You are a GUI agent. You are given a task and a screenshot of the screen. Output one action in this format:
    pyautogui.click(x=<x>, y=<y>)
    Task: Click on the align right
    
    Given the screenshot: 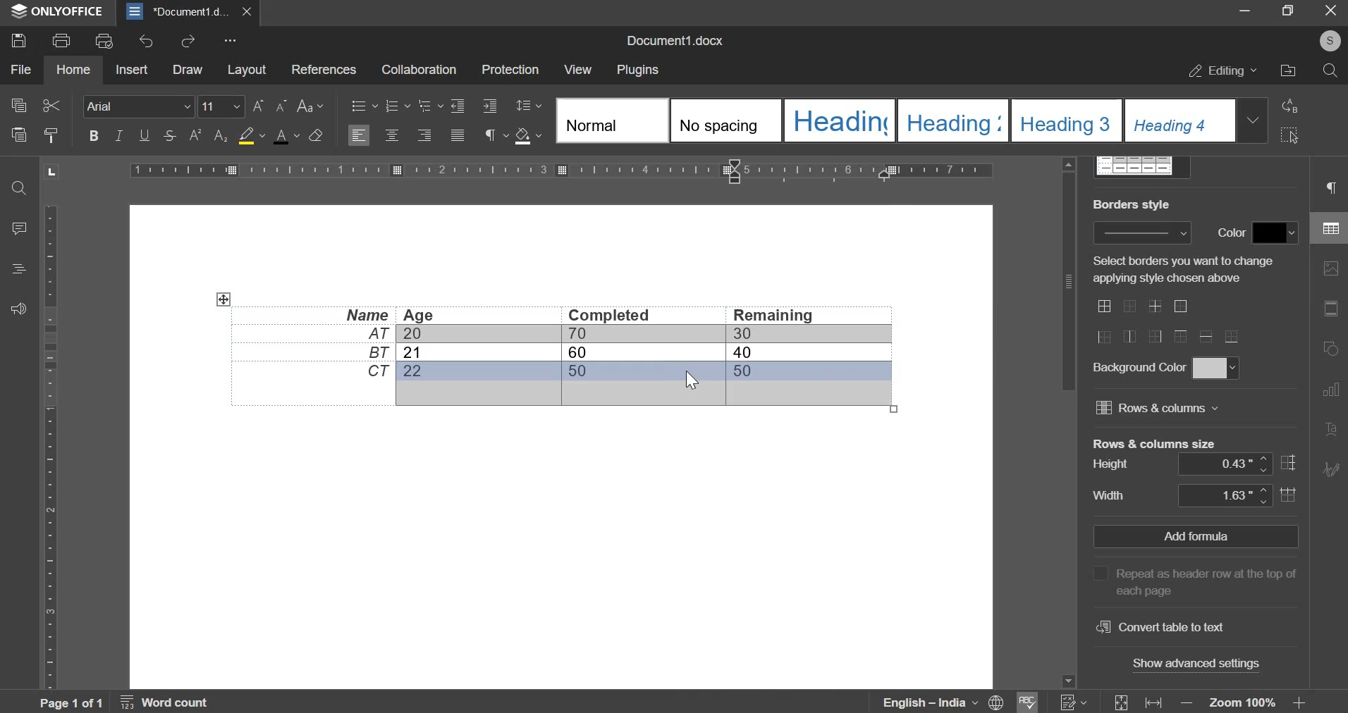 What is the action you would take?
    pyautogui.click(x=424, y=135)
    